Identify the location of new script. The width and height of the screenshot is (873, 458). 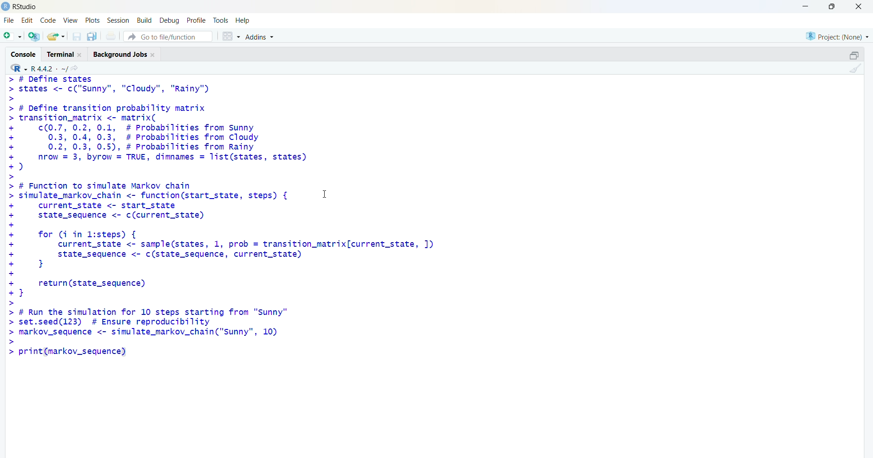
(12, 36).